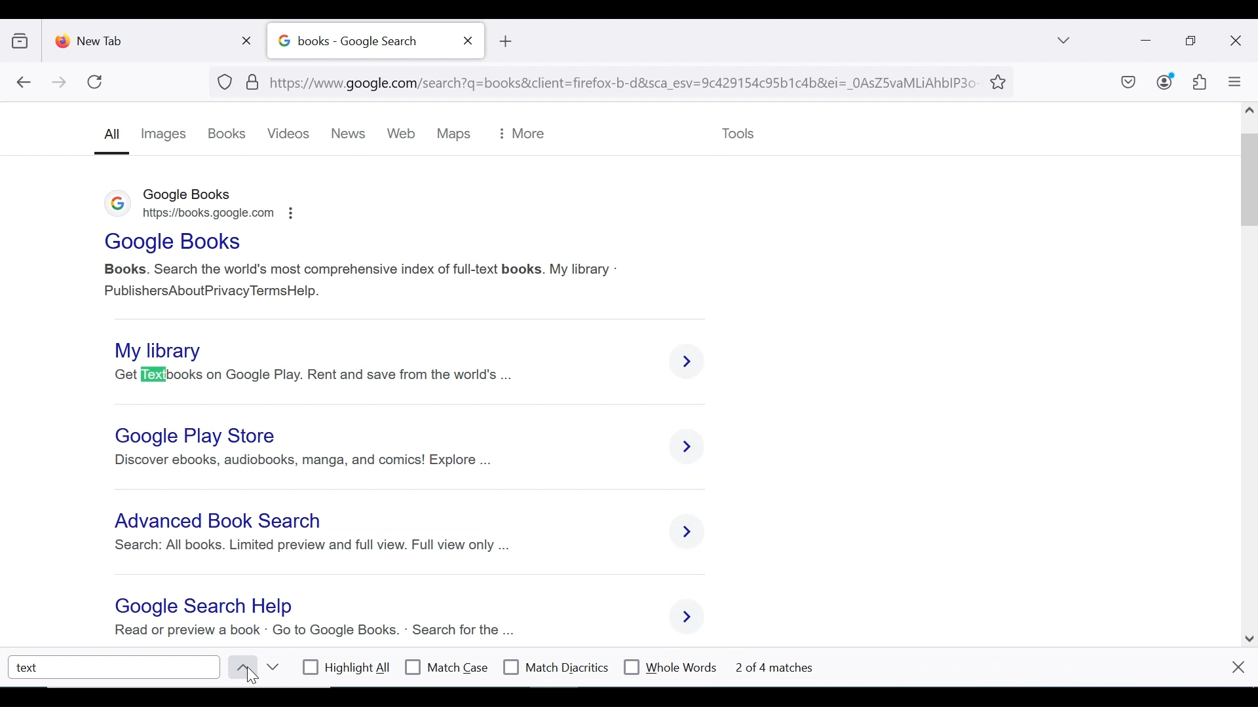  Describe the element at coordinates (786, 666) in the screenshot. I see `2 of 4 matches` at that location.